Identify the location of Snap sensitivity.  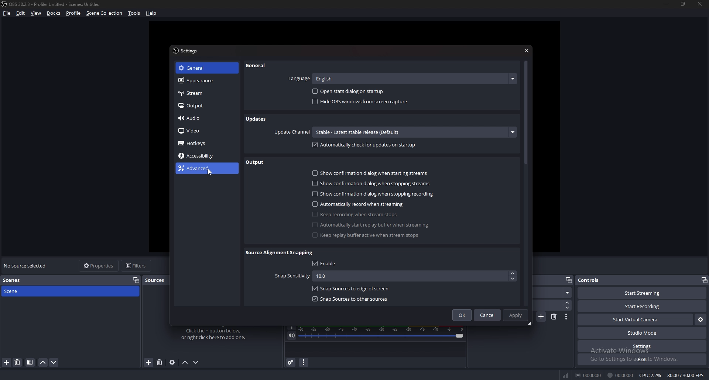
(291, 276).